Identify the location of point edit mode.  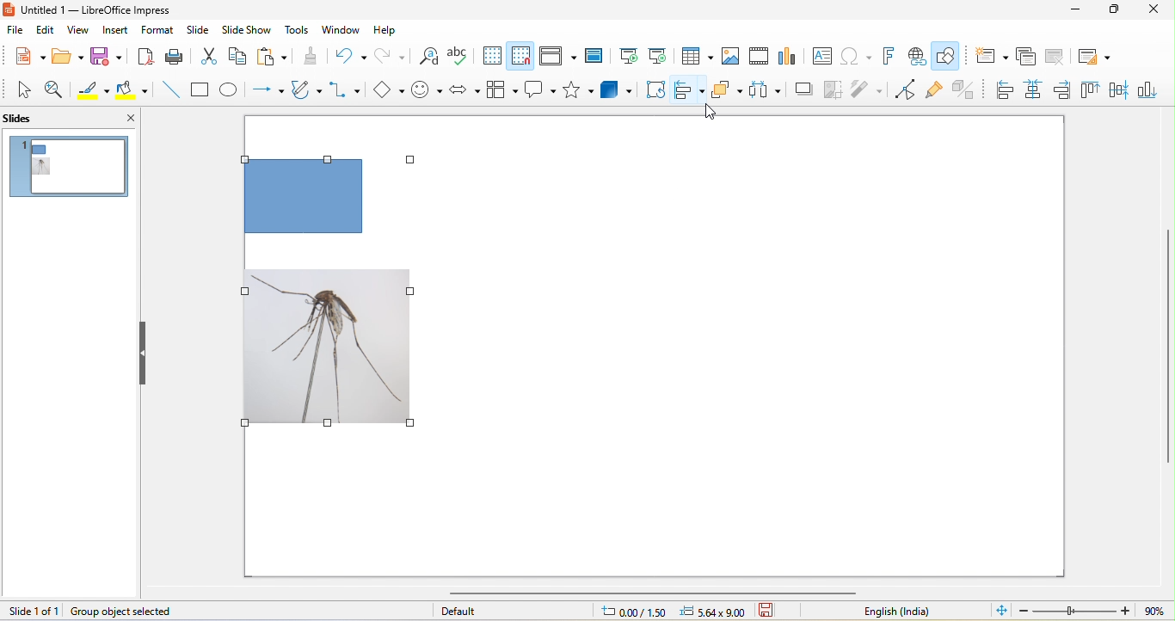
(905, 90).